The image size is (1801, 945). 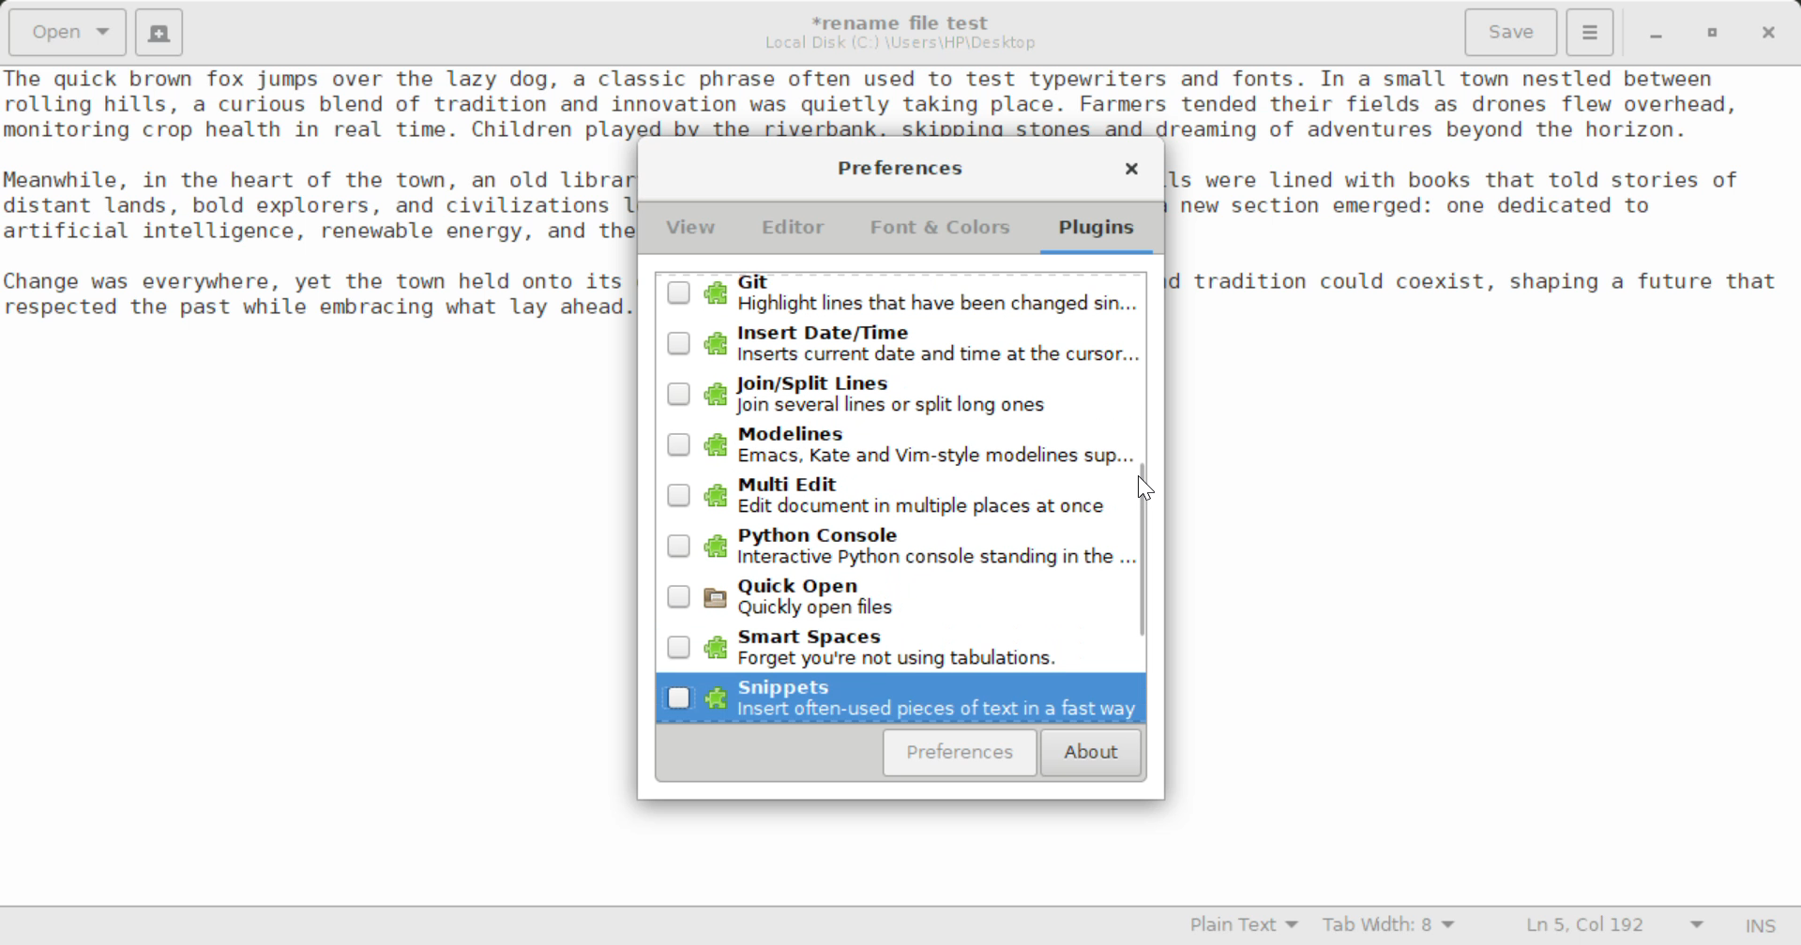 What do you see at coordinates (900, 168) in the screenshot?
I see `Preferences Setting Window Heading` at bounding box center [900, 168].